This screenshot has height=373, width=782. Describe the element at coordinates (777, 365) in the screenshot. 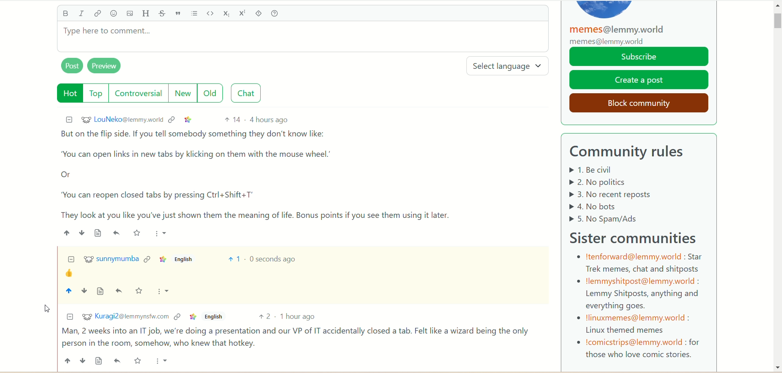

I see `Scroll down arrow` at that location.